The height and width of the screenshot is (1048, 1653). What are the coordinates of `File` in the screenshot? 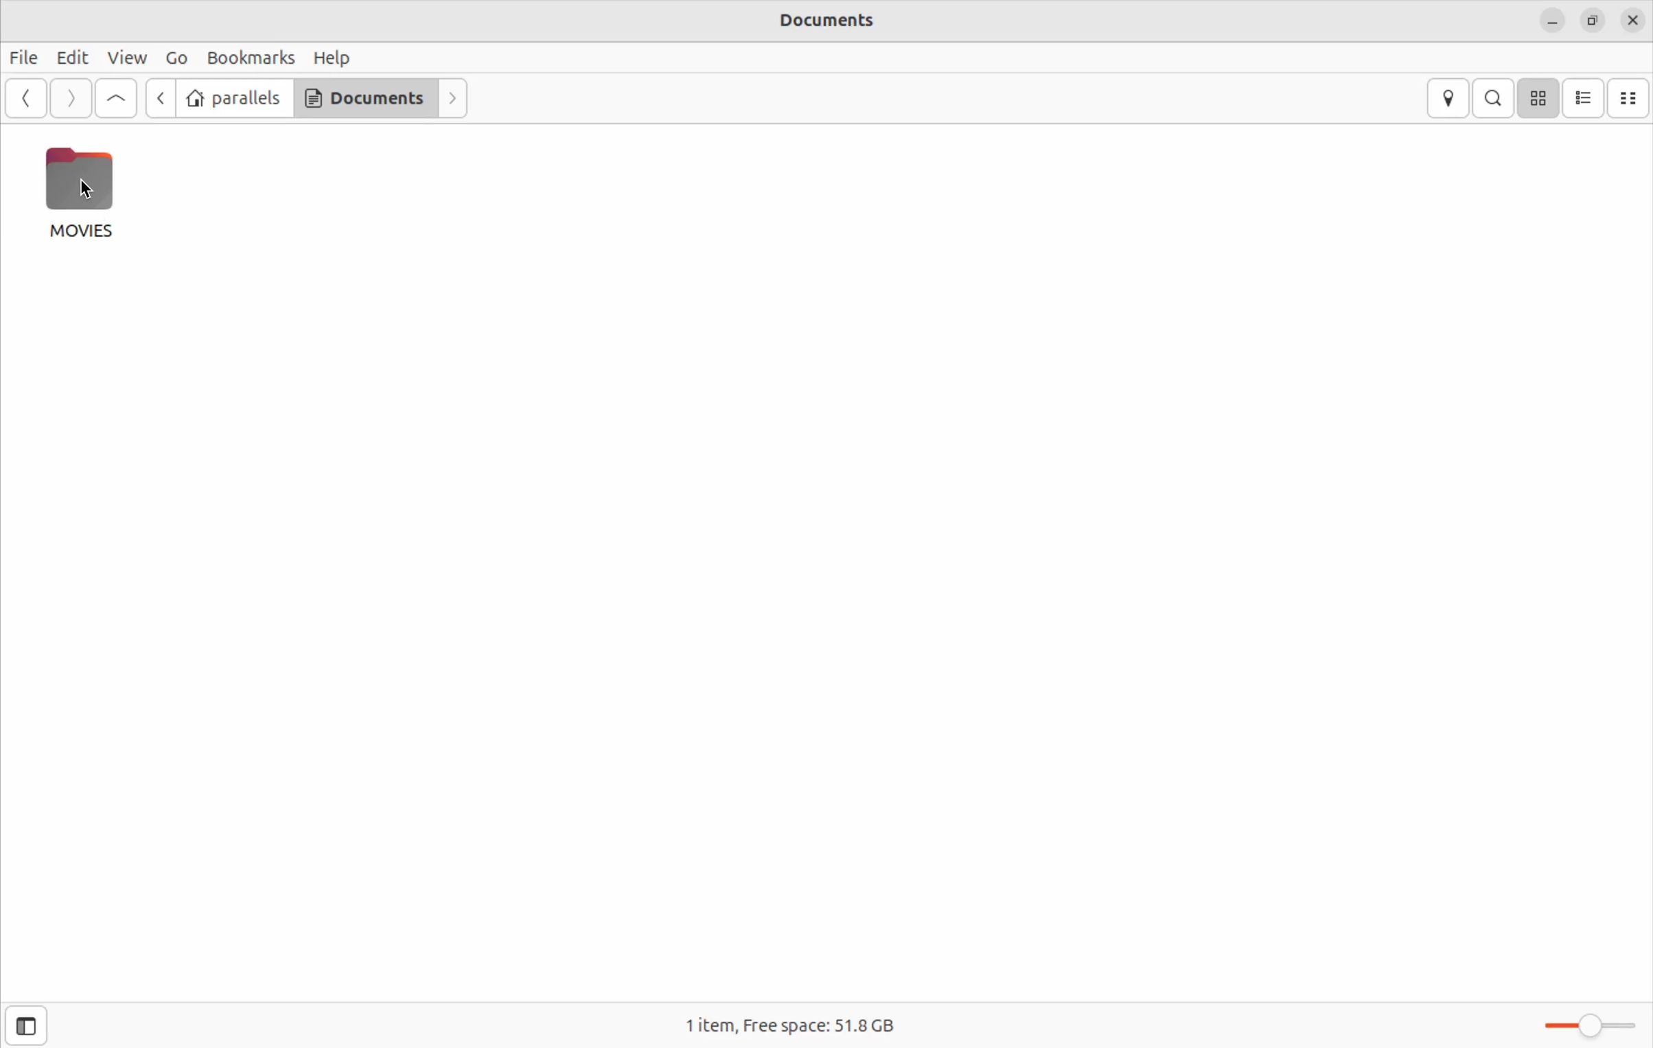 It's located at (24, 58).